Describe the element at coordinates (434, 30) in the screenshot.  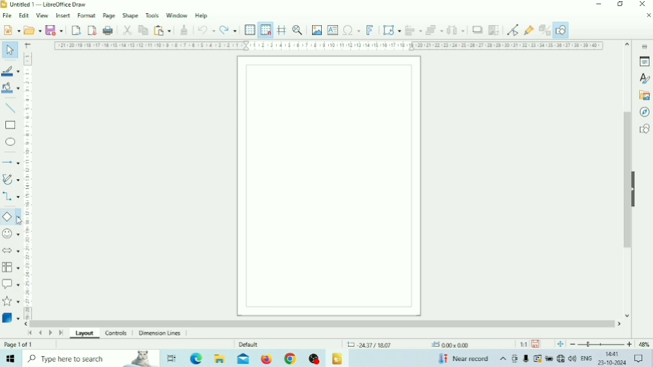
I see `Arrange` at that location.